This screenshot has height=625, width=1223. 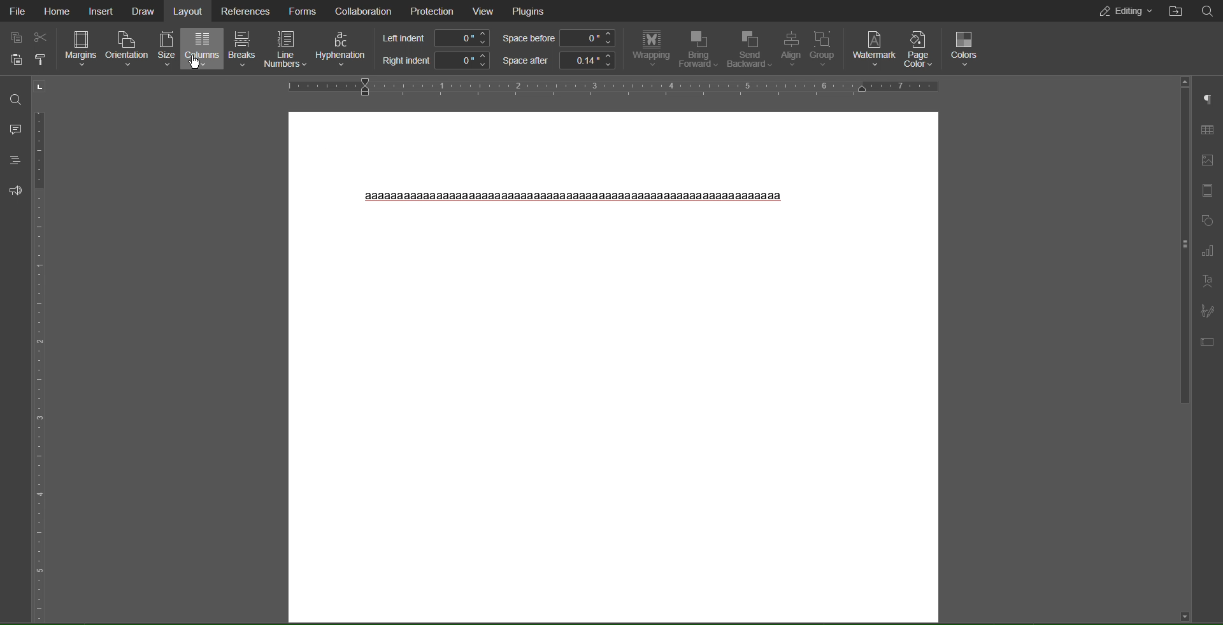 I want to click on Group, so click(x=825, y=48).